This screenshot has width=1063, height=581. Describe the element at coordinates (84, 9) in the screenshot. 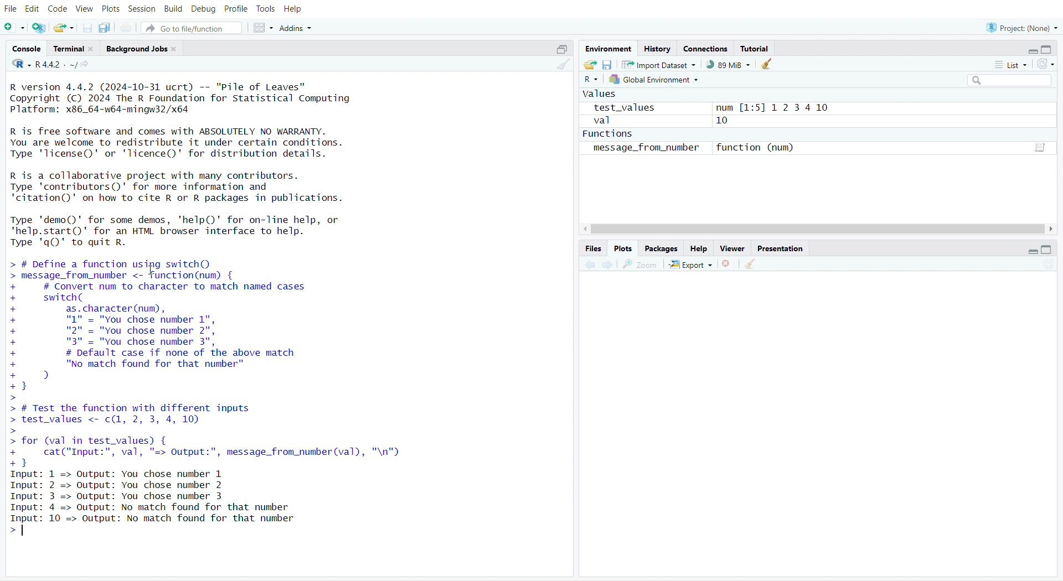

I see `View` at that location.